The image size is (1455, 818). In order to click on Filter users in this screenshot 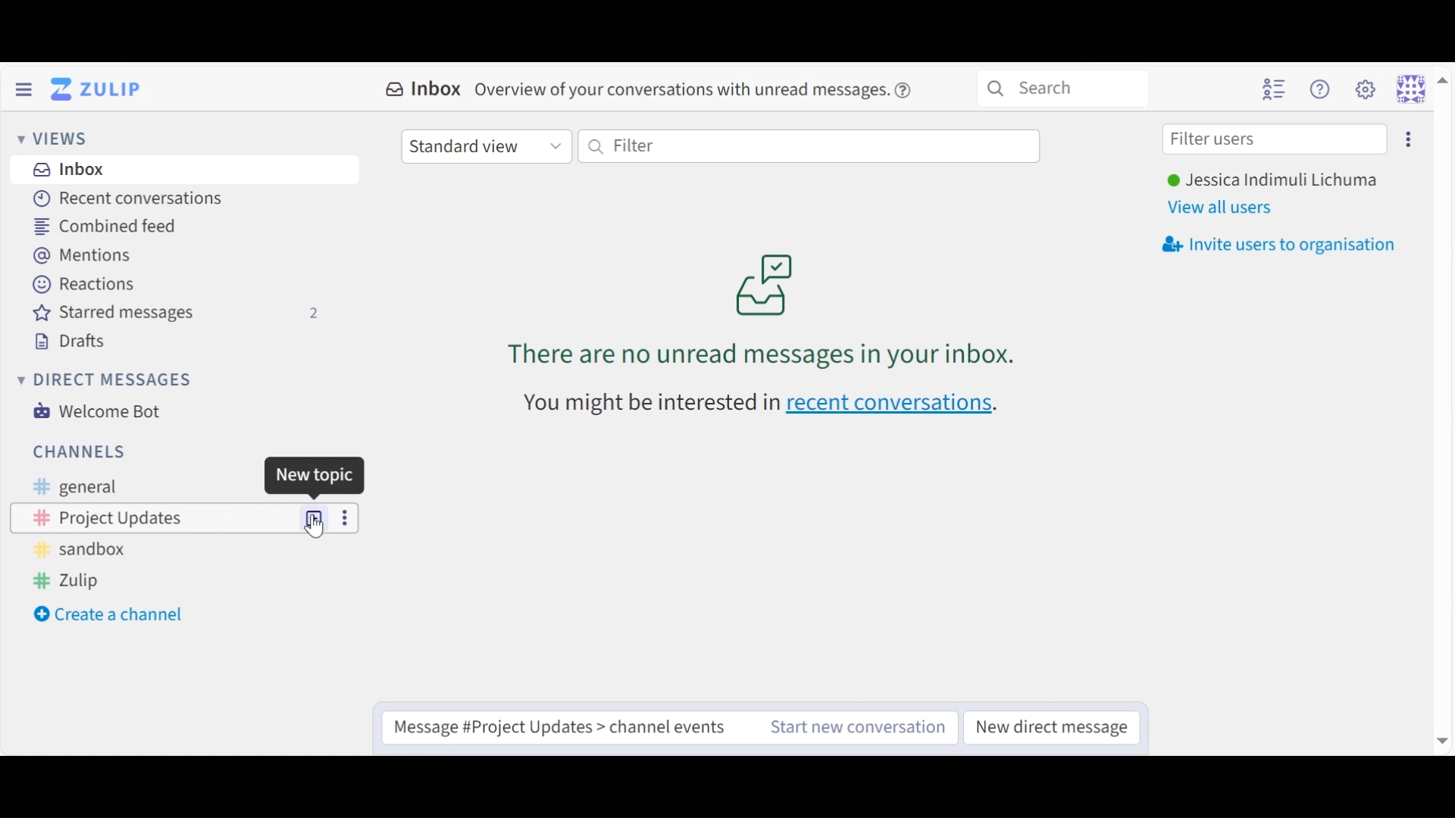, I will do `click(1275, 140)`.